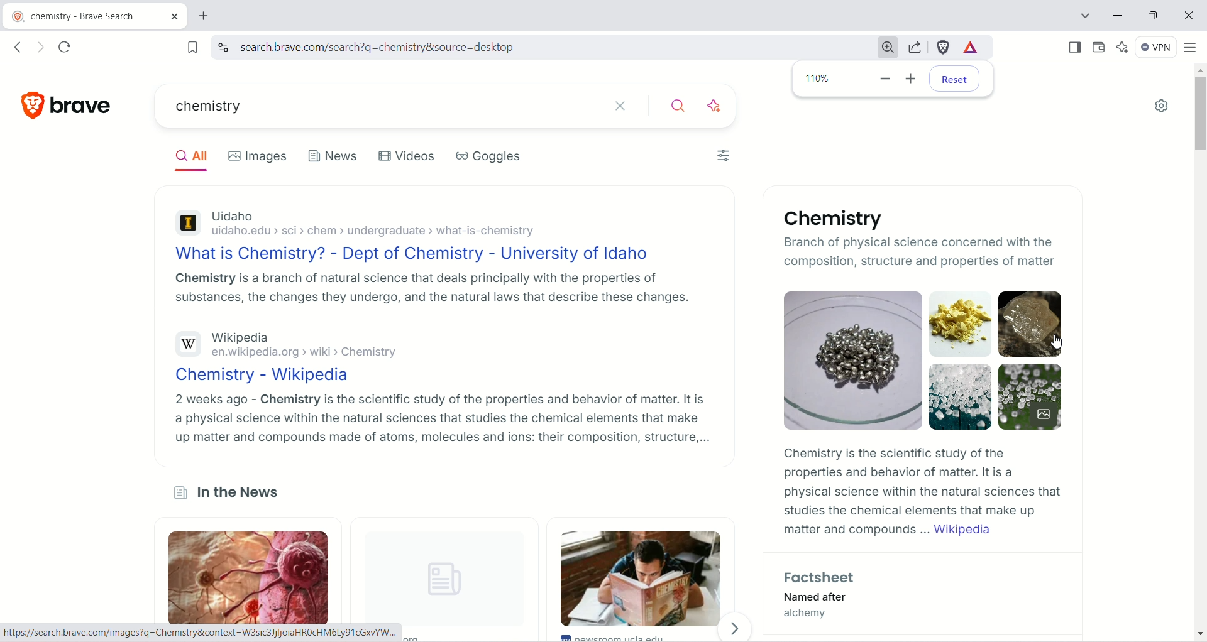  I want to click on News, so click(332, 155).